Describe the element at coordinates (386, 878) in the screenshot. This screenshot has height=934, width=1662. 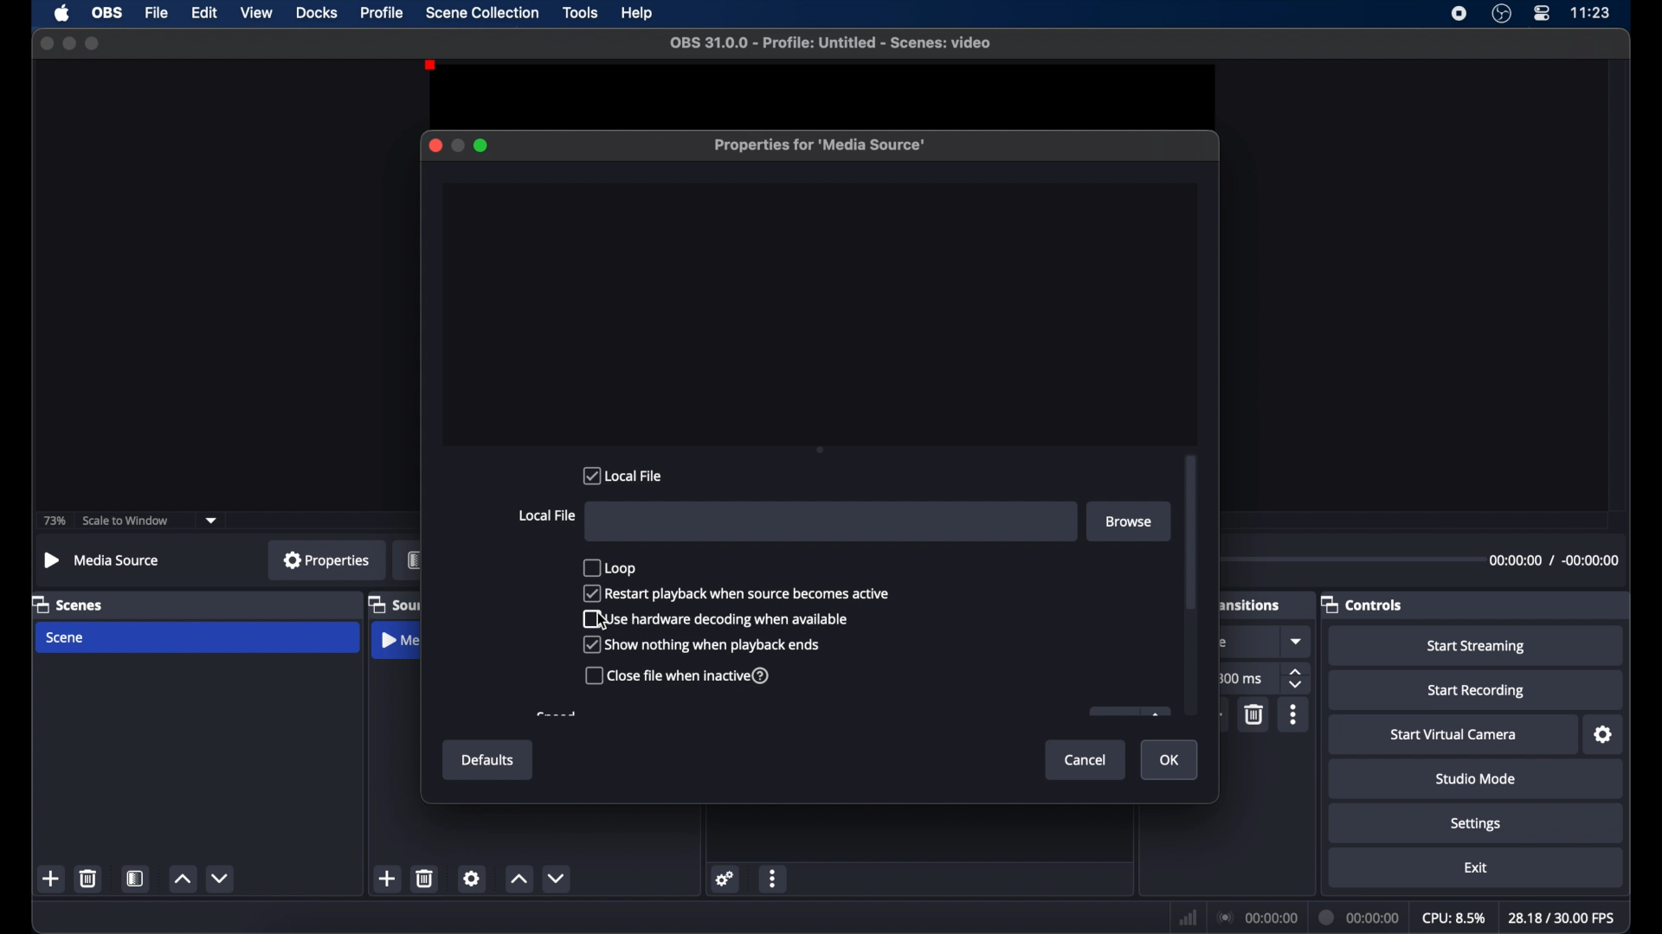
I see `add` at that location.